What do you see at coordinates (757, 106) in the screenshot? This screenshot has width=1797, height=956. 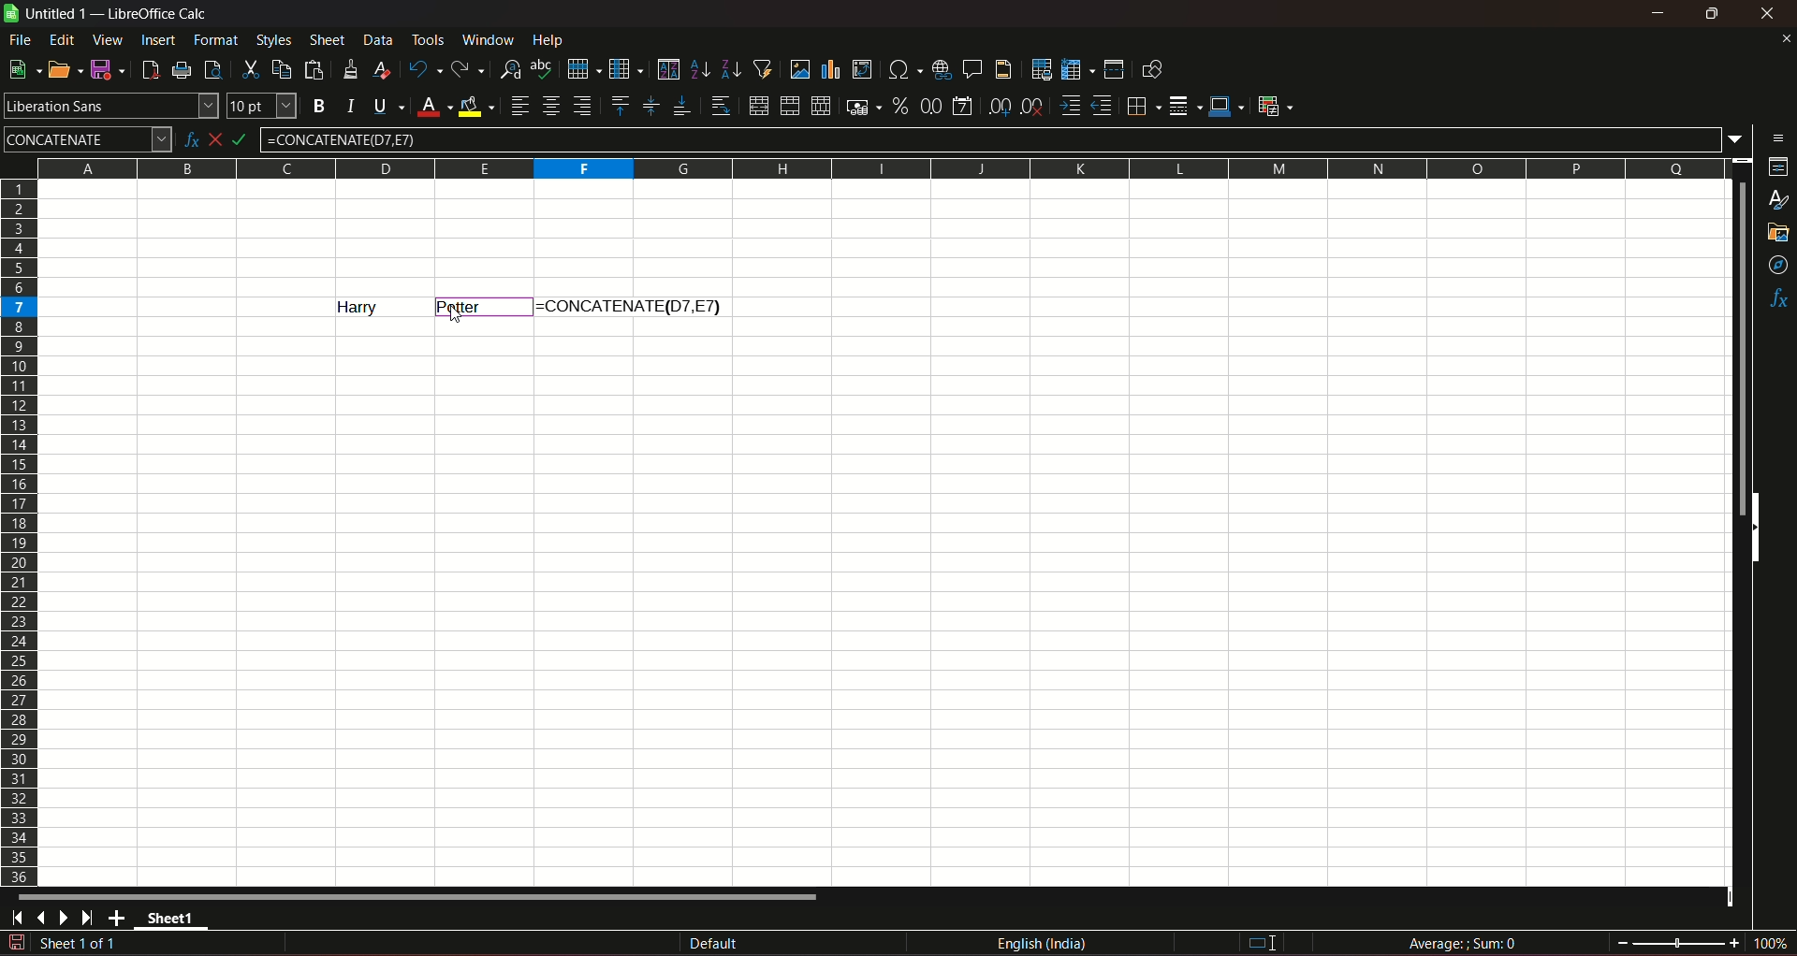 I see `merge and center` at bounding box center [757, 106].